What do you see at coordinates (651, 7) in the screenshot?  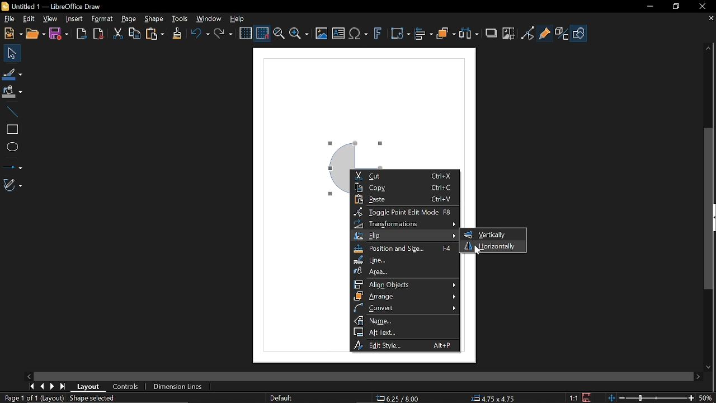 I see `Minimize` at bounding box center [651, 7].